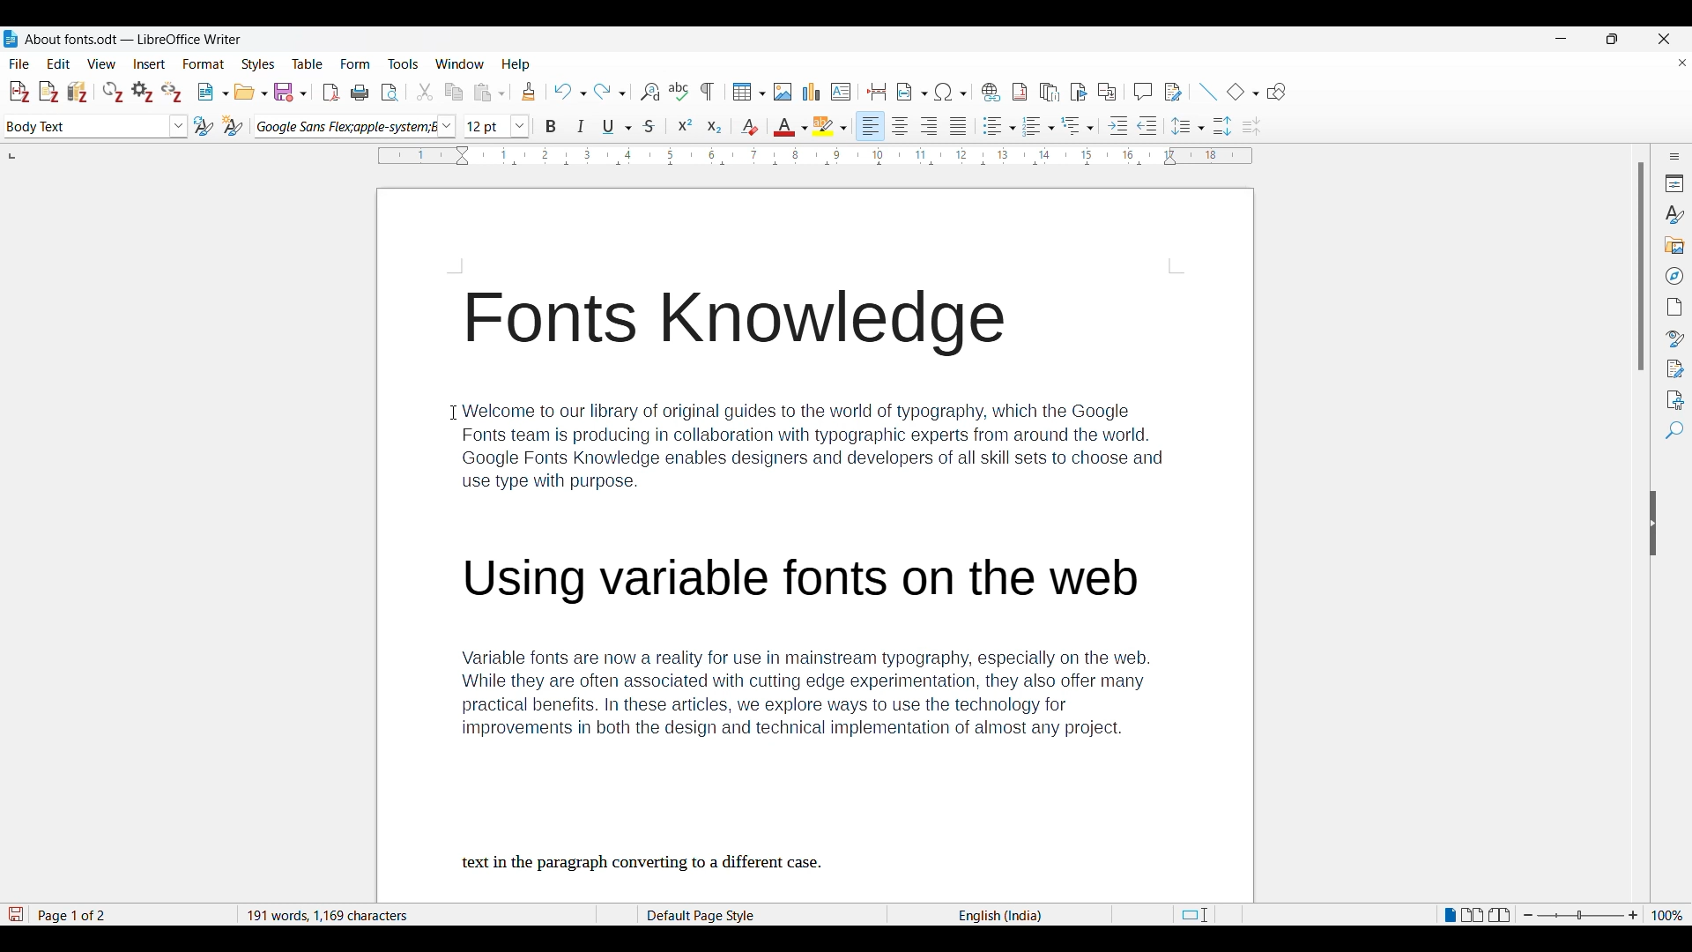 The height and width of the screenshot is (952, 1692). Describe the element at coordinates (213, 92) in the screenshot. I see `New options` at that location.